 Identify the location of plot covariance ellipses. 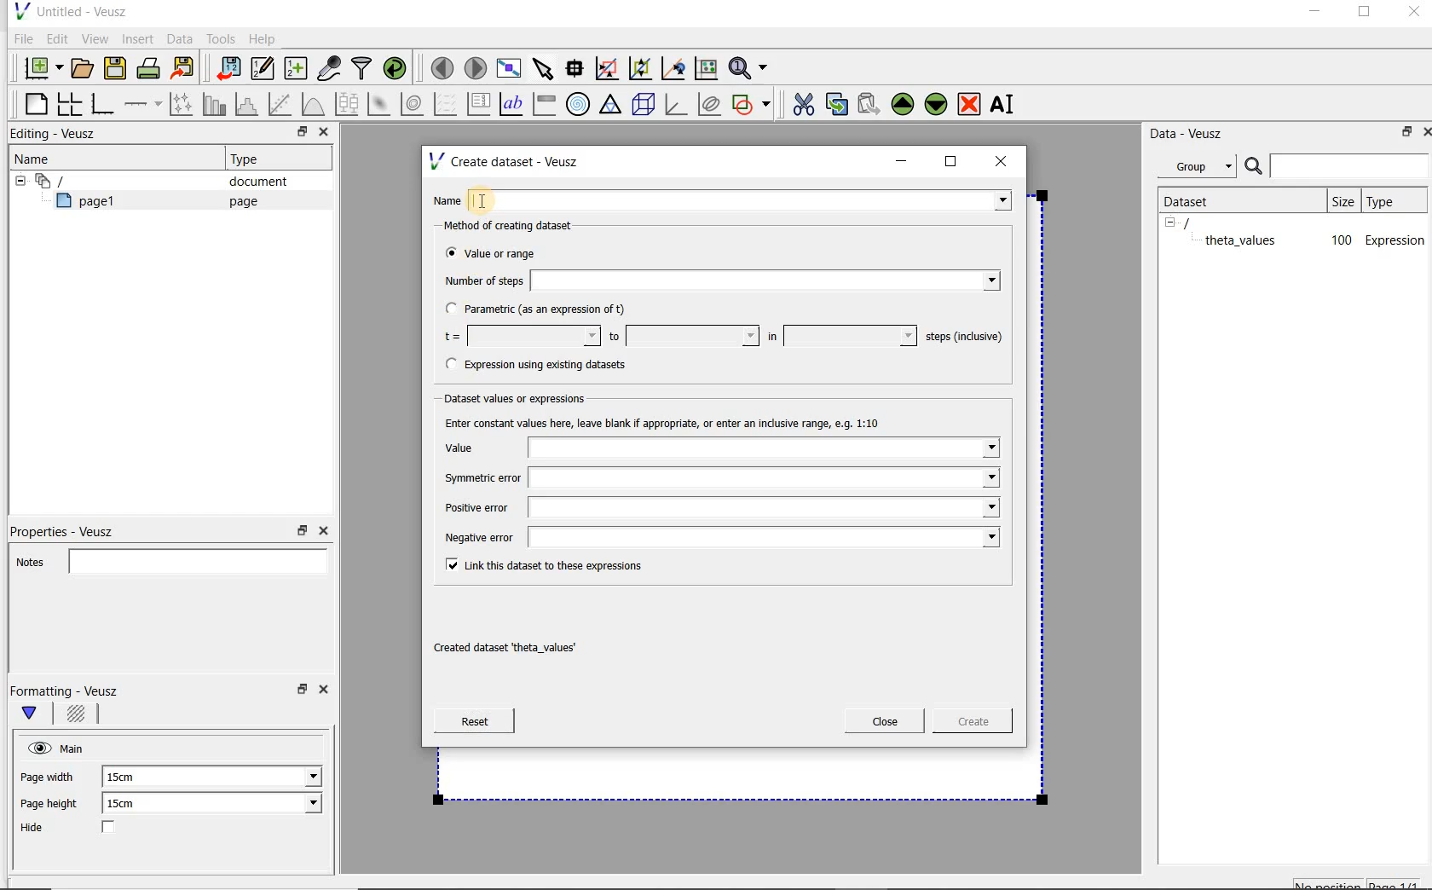
(710, 104).